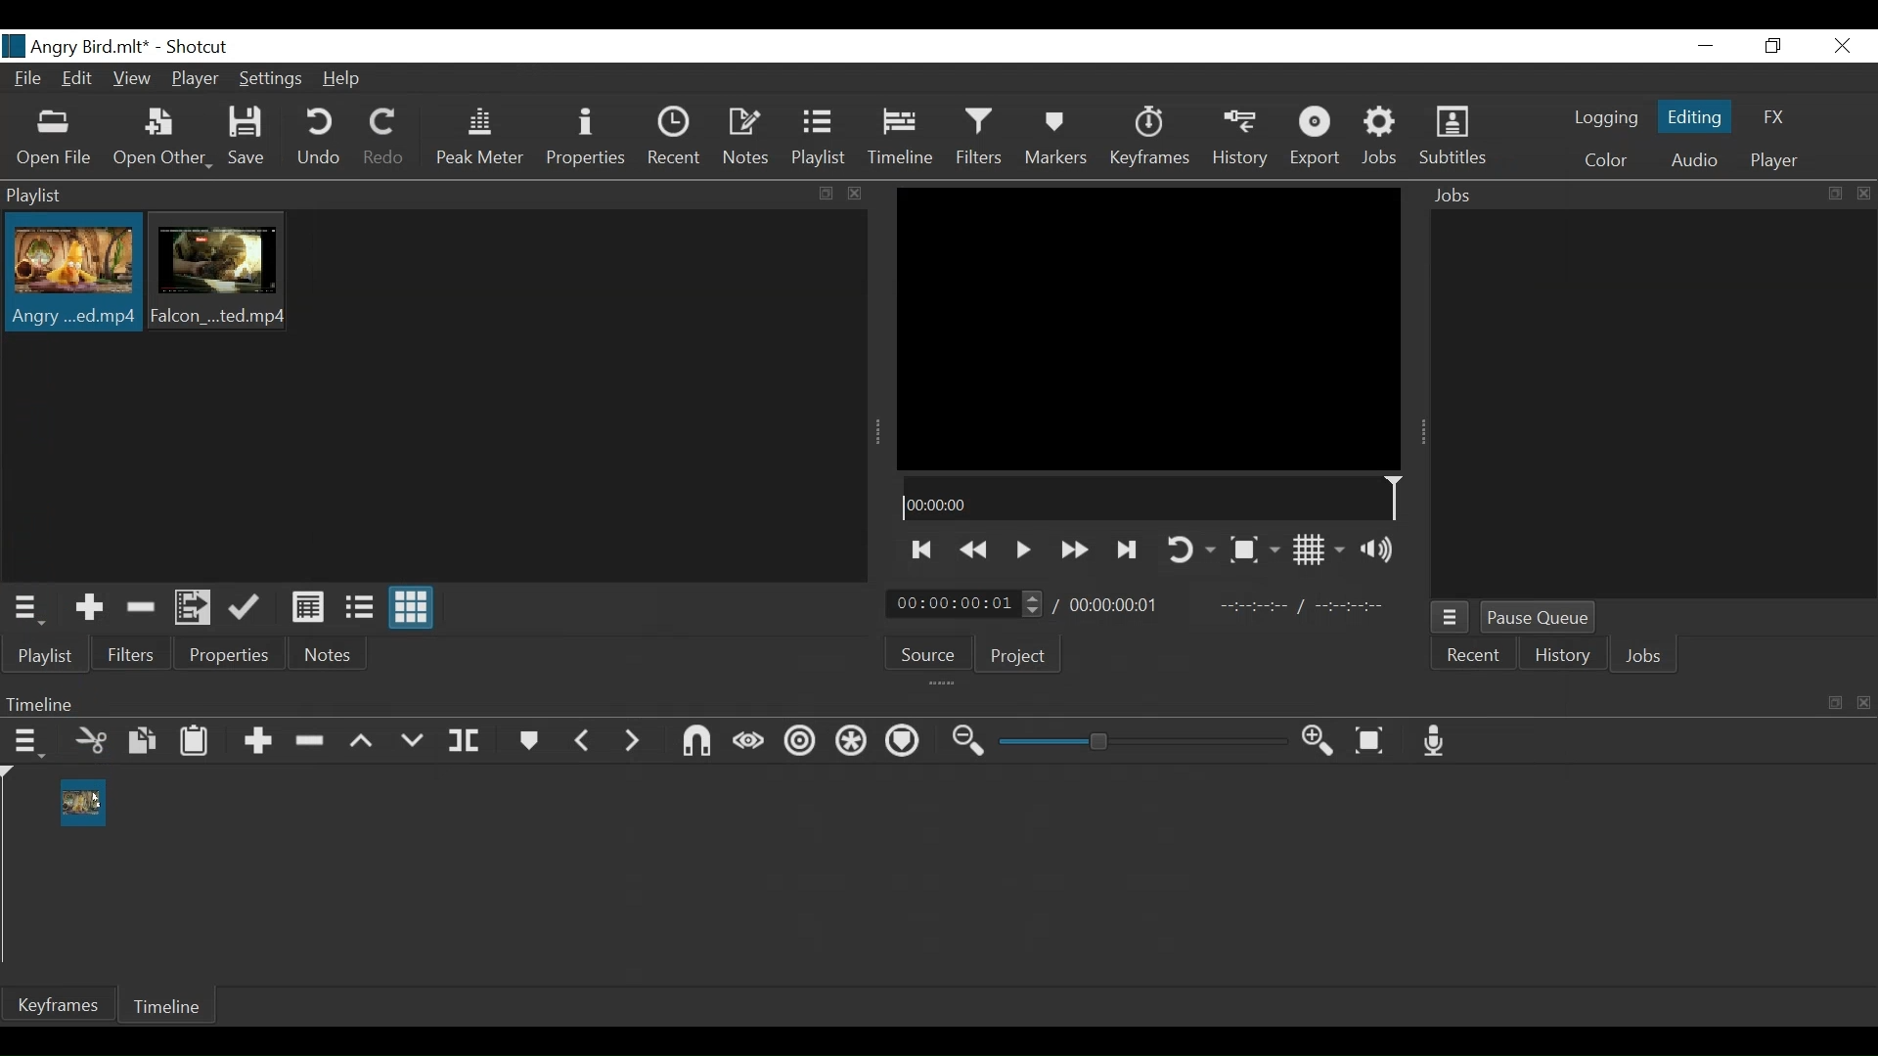 This screenshot has height=1056, width=1878. Describe the element at coordinates (823, 137) in the screenshot. I see `Playlist` at that location.